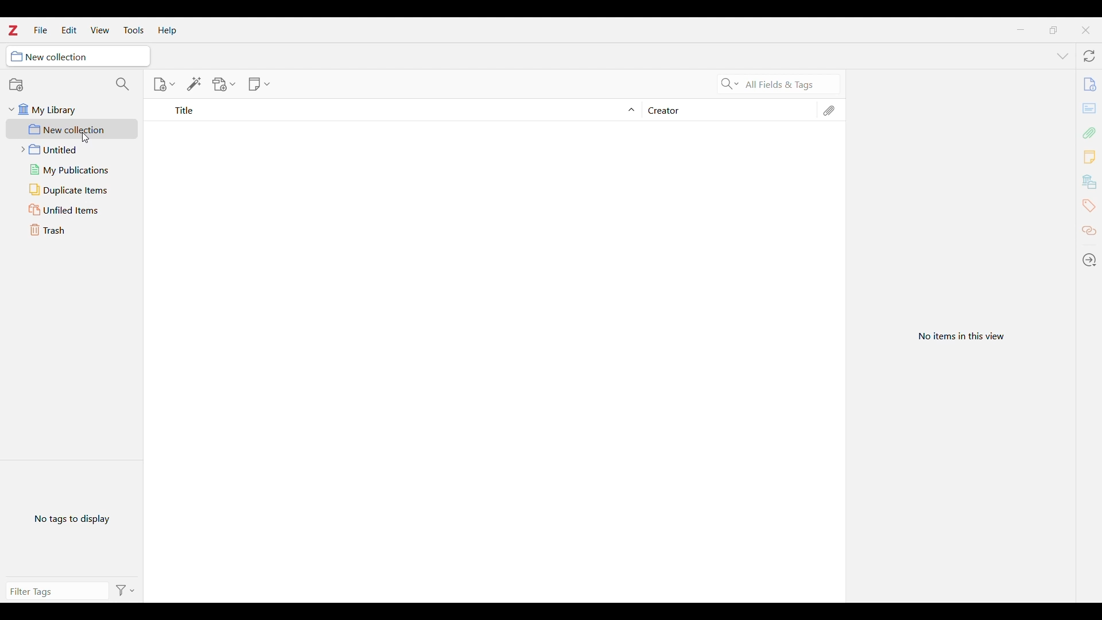  Describe the element at coordinates (73, 149) in the screenshot. I see `Untitled folder` at that location.